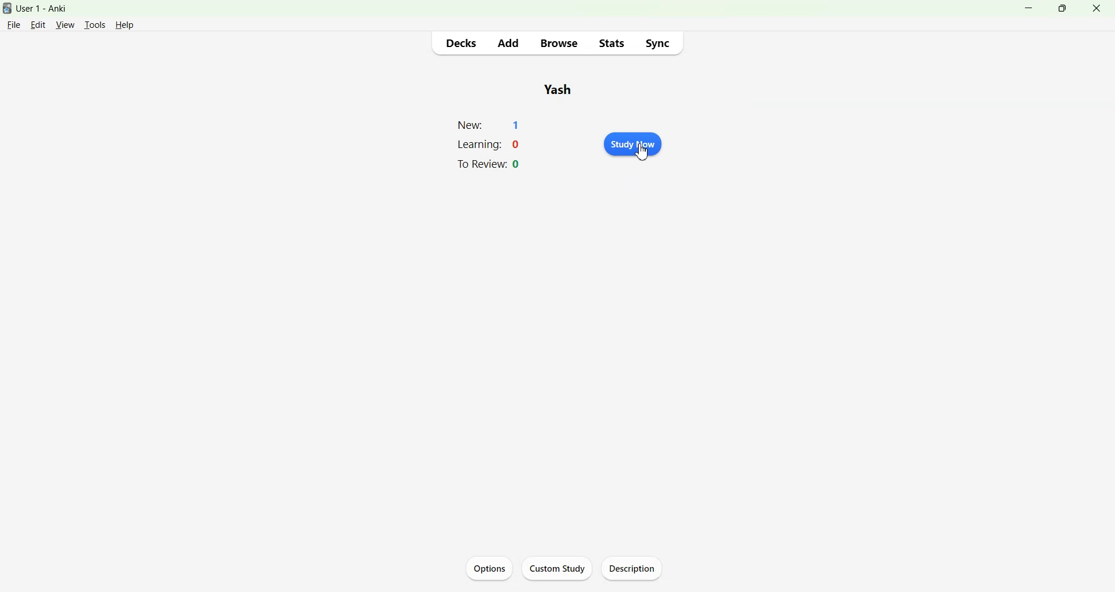 The image size is (1115, 592). Describe the element at coordinates (657, 43) in the screenshot. I see `Sync` at that location.